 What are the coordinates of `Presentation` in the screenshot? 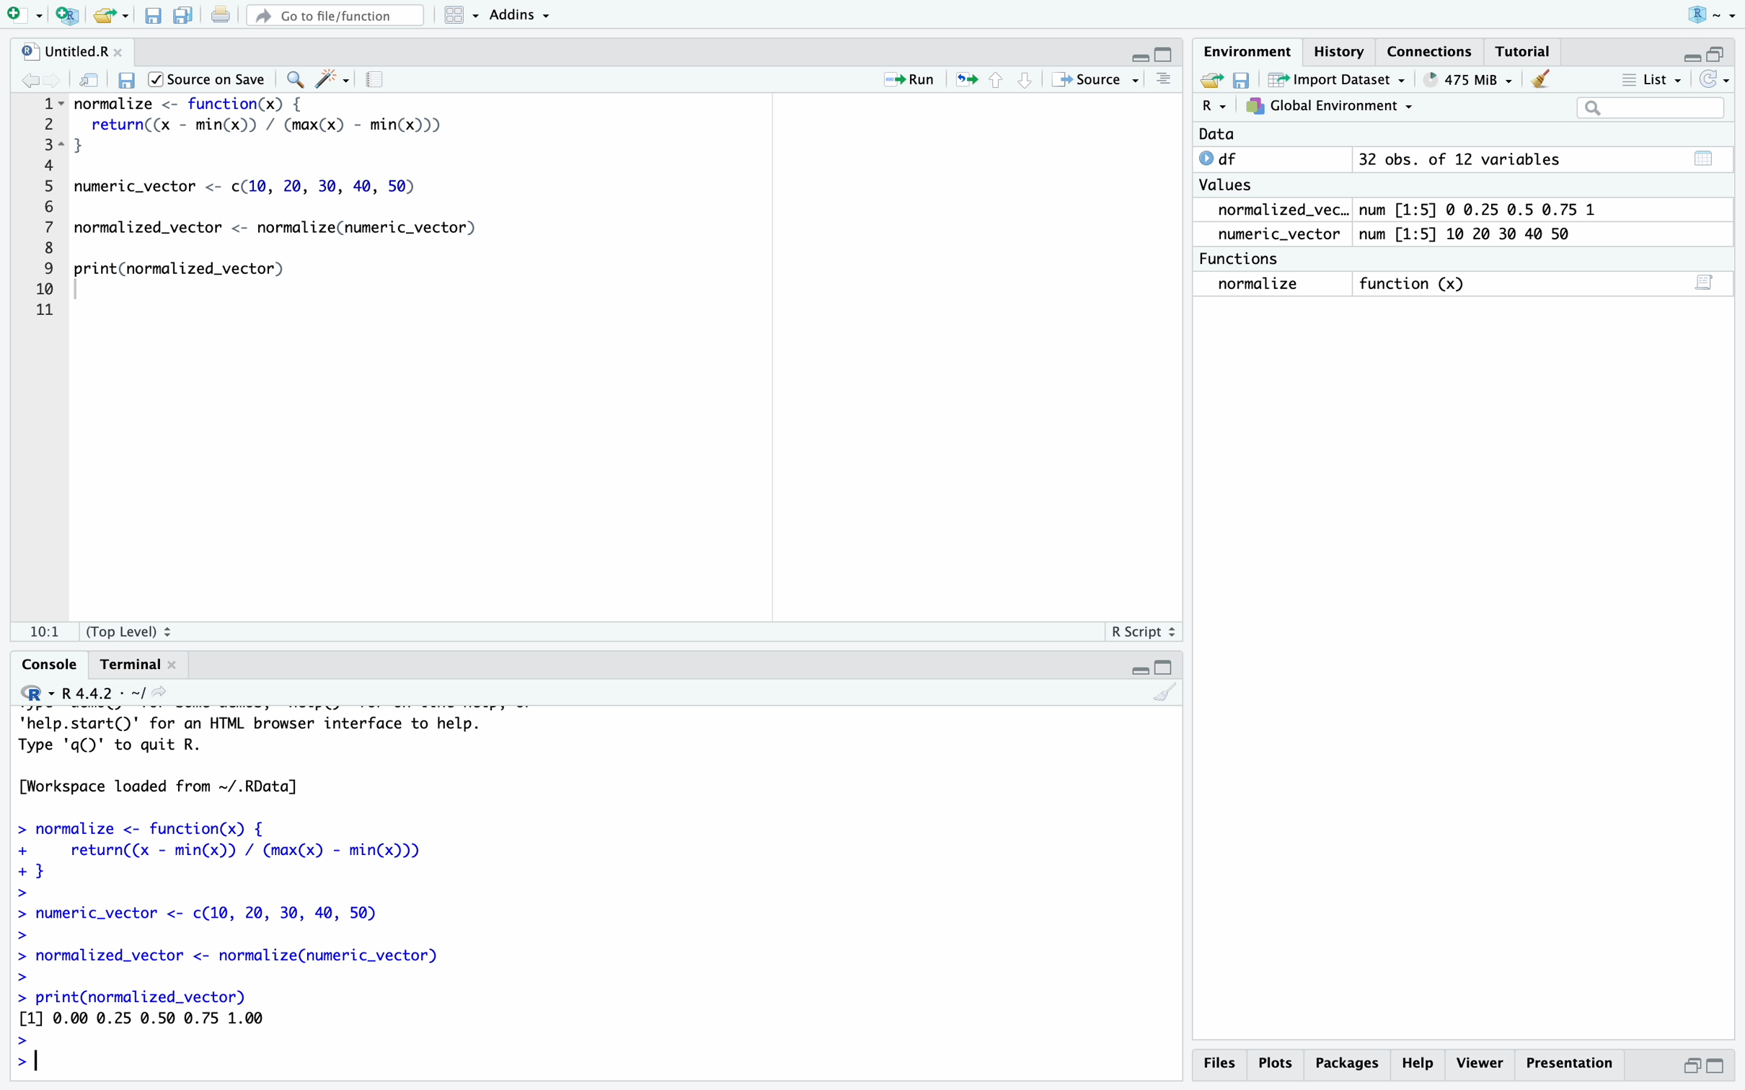 It's located at (1568, 1063).